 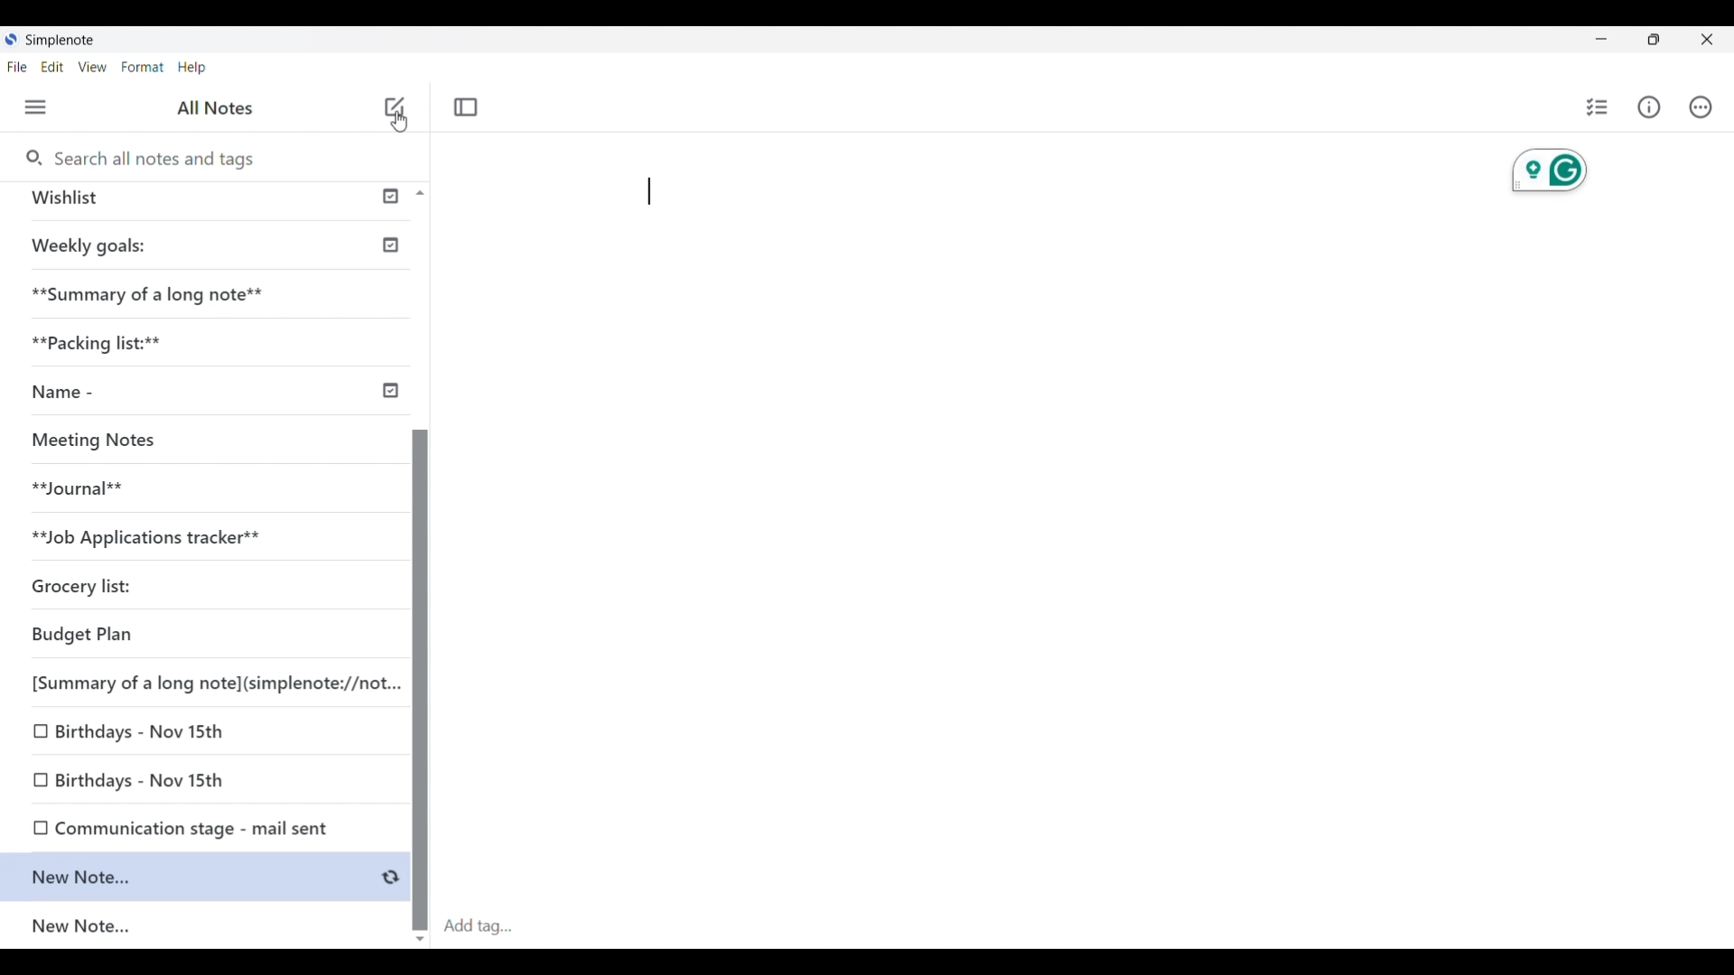 What do you see at coordinates (36, 107) in the screenshot?
I see `Menu` at bounding box center [36, 107].